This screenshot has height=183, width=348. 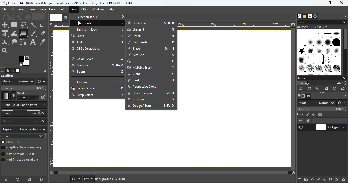 I want to click on The active background color, so click(x=25, y=61).